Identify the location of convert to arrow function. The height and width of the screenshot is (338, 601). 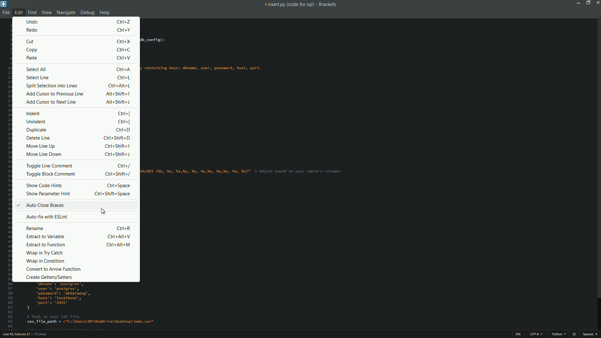
(55, 269).